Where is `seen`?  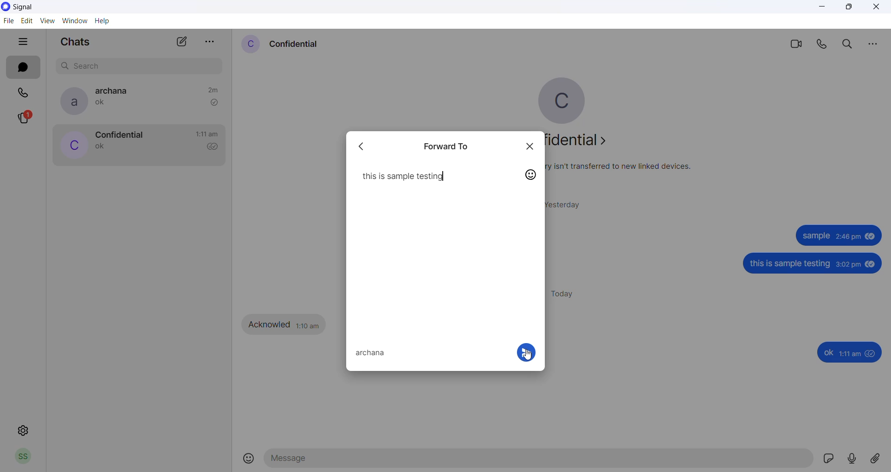
seen is located at coordinates (872, 264).